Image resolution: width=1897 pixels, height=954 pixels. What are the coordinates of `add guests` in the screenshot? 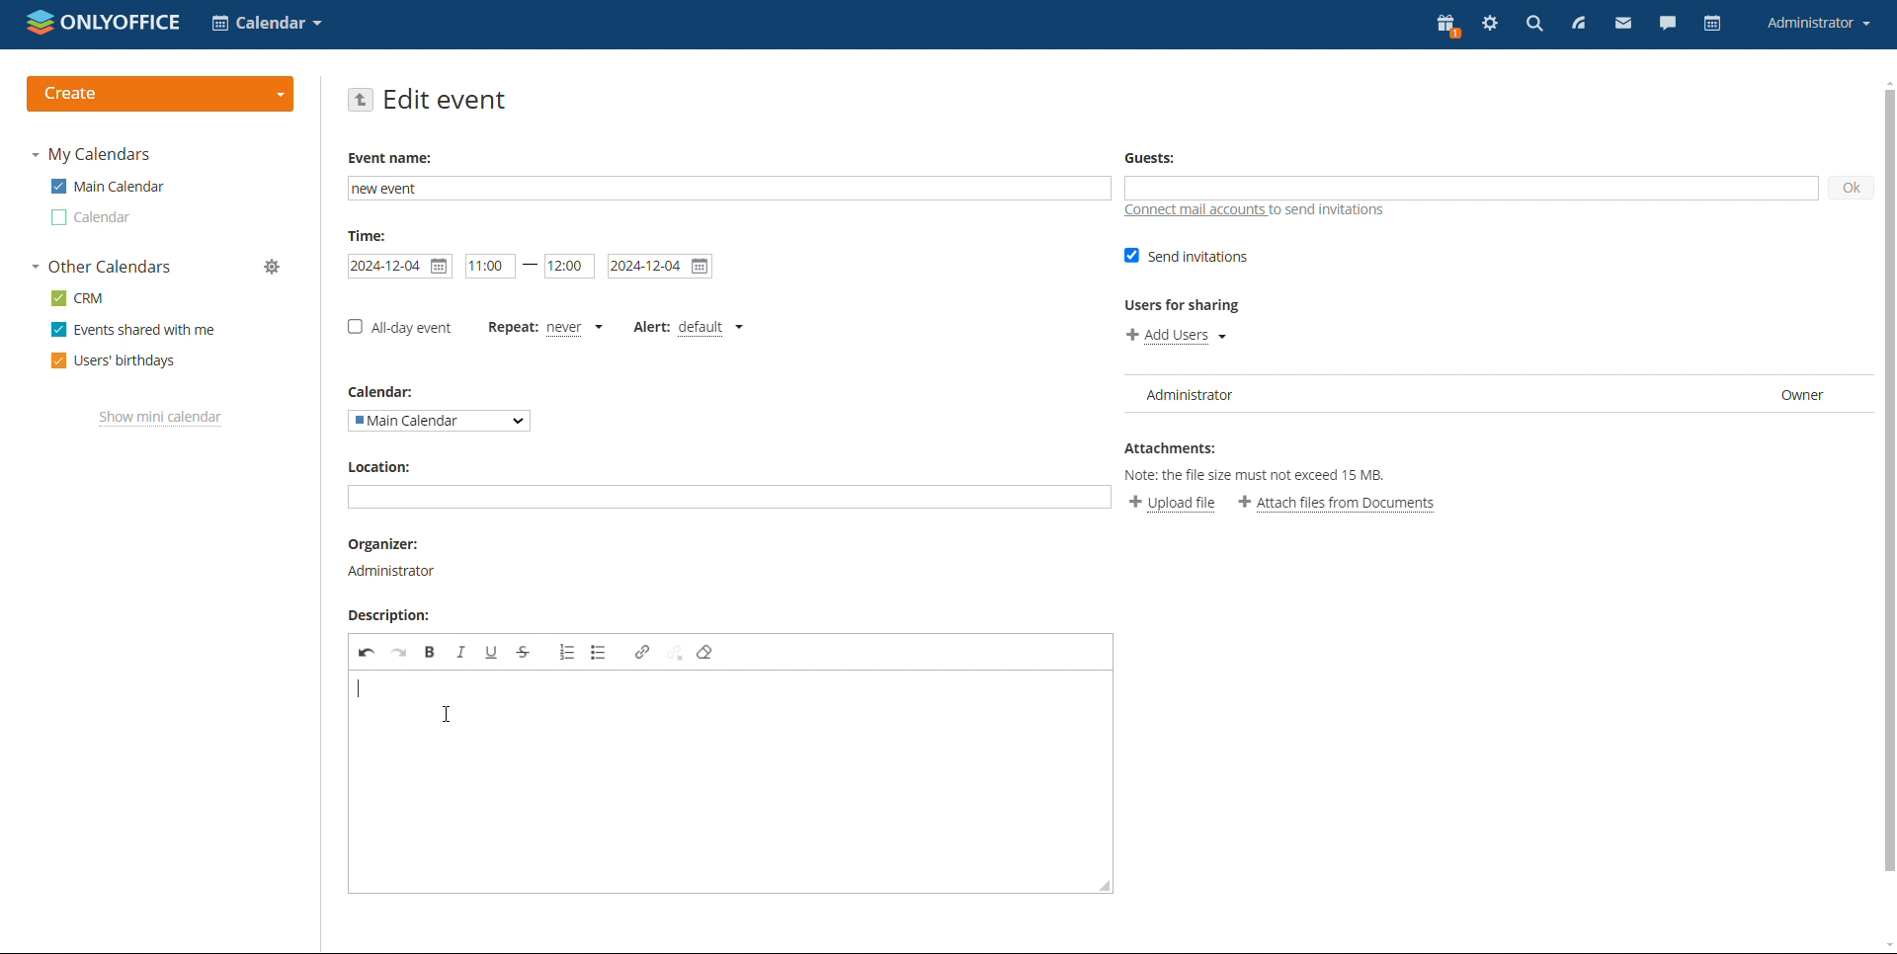 It's located at (1469, 188).